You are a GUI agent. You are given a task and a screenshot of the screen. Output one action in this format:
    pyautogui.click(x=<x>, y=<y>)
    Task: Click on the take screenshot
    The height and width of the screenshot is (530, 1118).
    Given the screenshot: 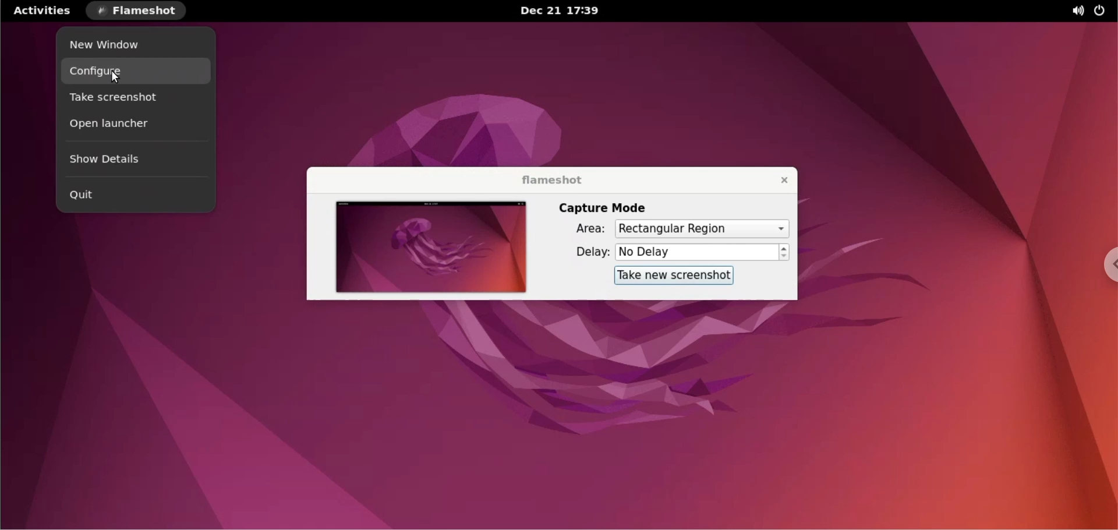 What is the action you would take?
    pyautogui.click(x=136, y=100)
    